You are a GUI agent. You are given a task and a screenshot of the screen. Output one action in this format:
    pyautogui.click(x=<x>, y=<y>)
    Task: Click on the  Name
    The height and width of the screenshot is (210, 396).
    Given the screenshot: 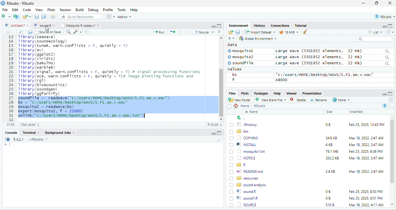 What is the action you would take?
    pyautogui.click(x=253, y=112)
    